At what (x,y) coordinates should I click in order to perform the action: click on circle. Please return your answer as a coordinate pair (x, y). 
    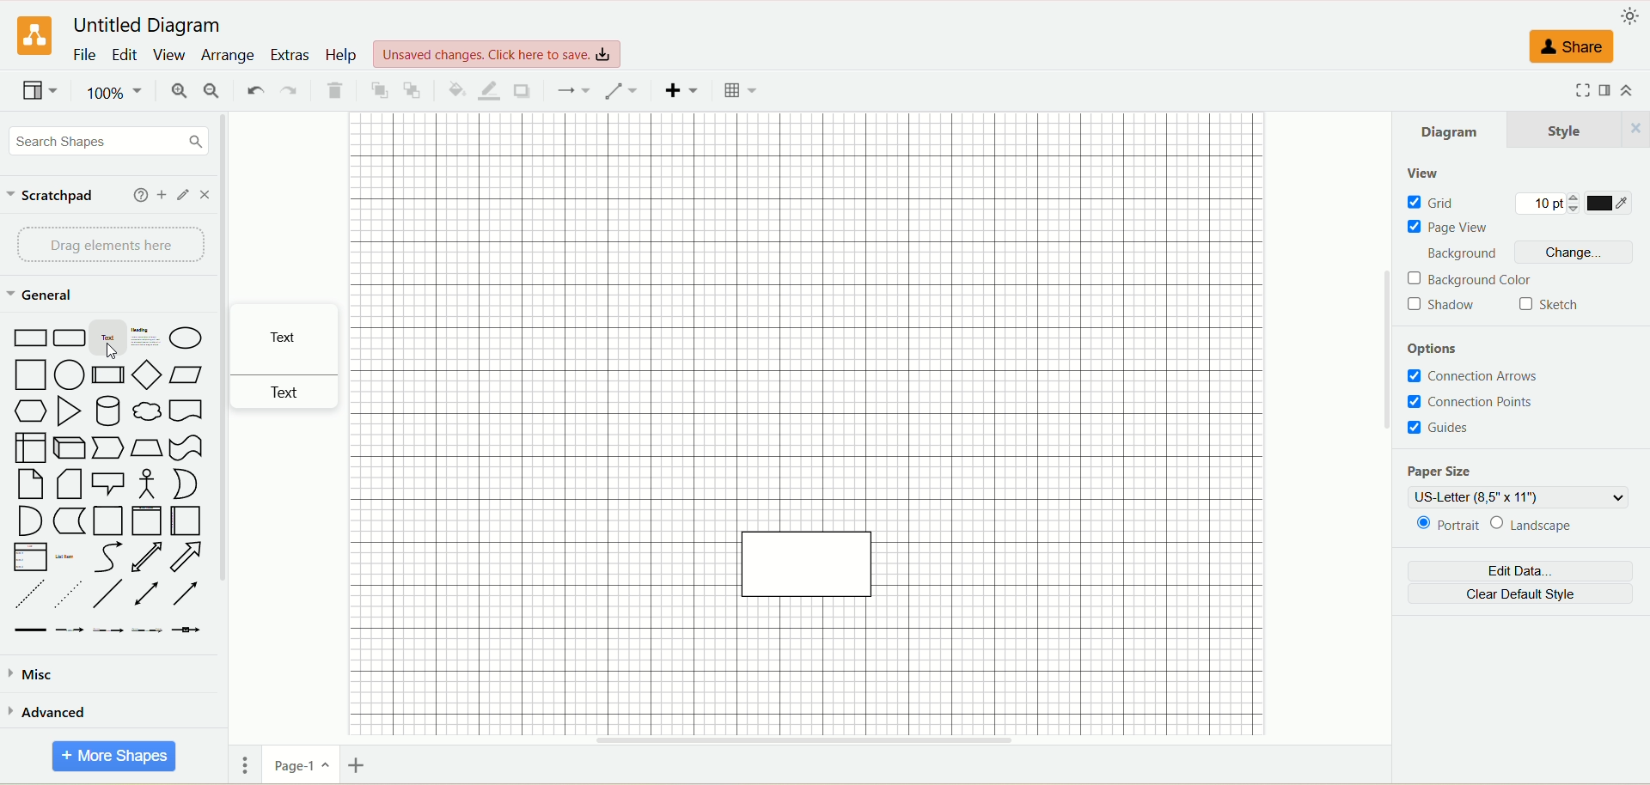
    Looking at the image, I should click on (70, 374).